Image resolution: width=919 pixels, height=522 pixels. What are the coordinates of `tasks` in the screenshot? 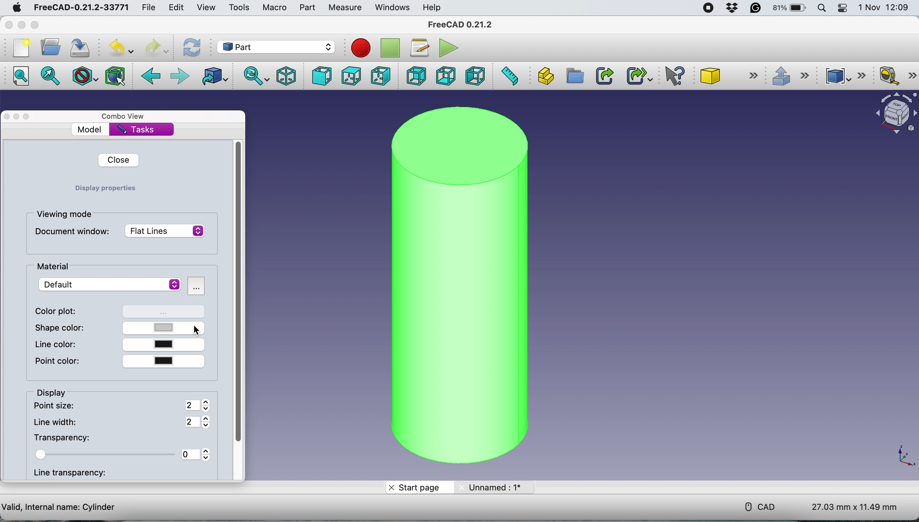 It's located at (141, 130).